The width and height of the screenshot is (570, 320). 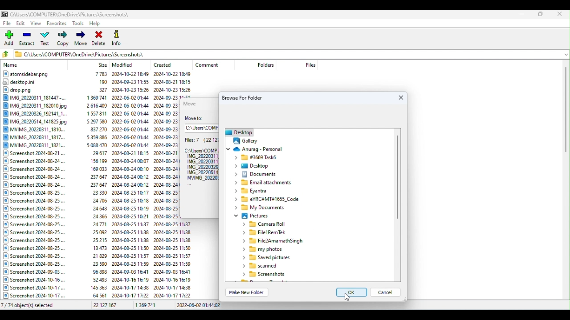 I want to click on Folder, so click(x=267, y=275).